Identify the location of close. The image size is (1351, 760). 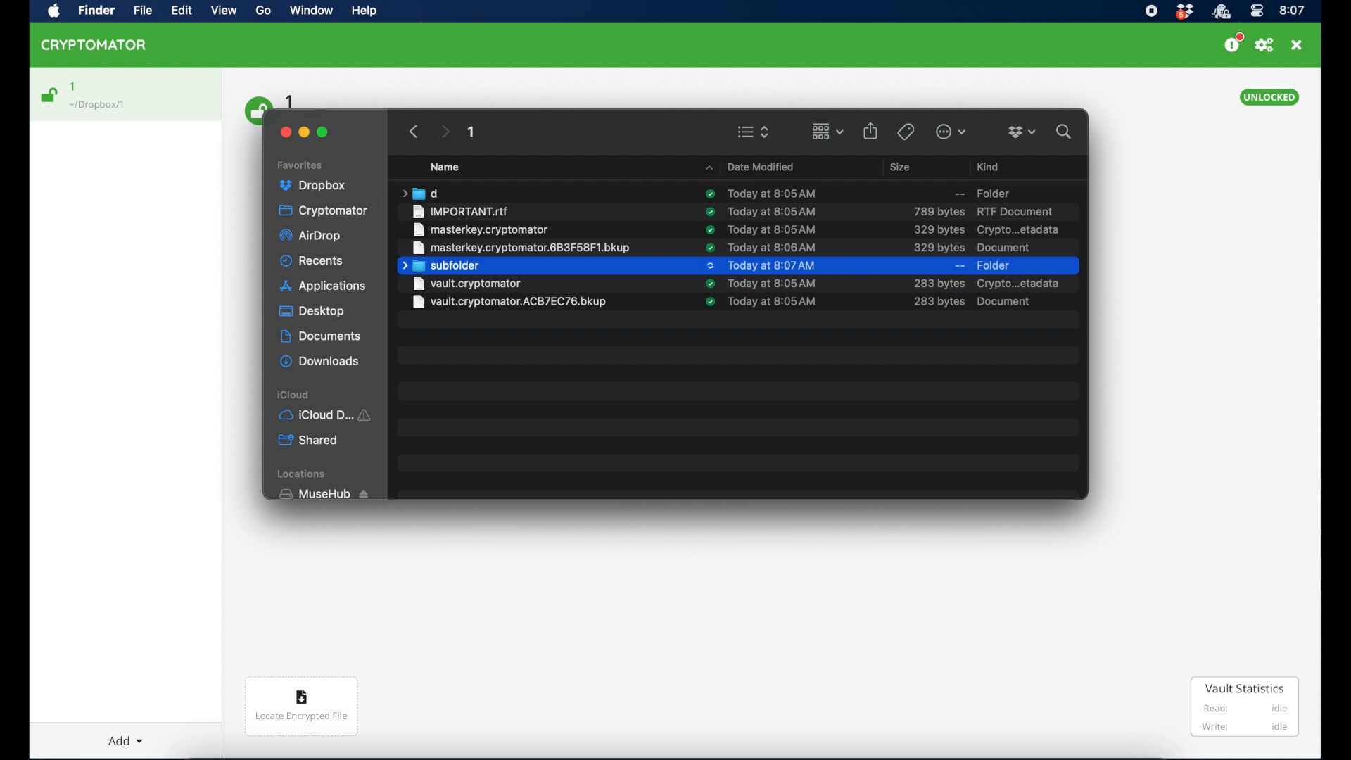
(283, 130).